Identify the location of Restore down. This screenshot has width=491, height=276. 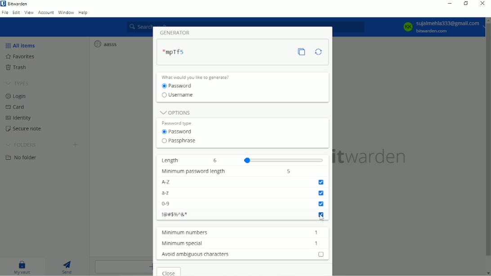
(466, 3).